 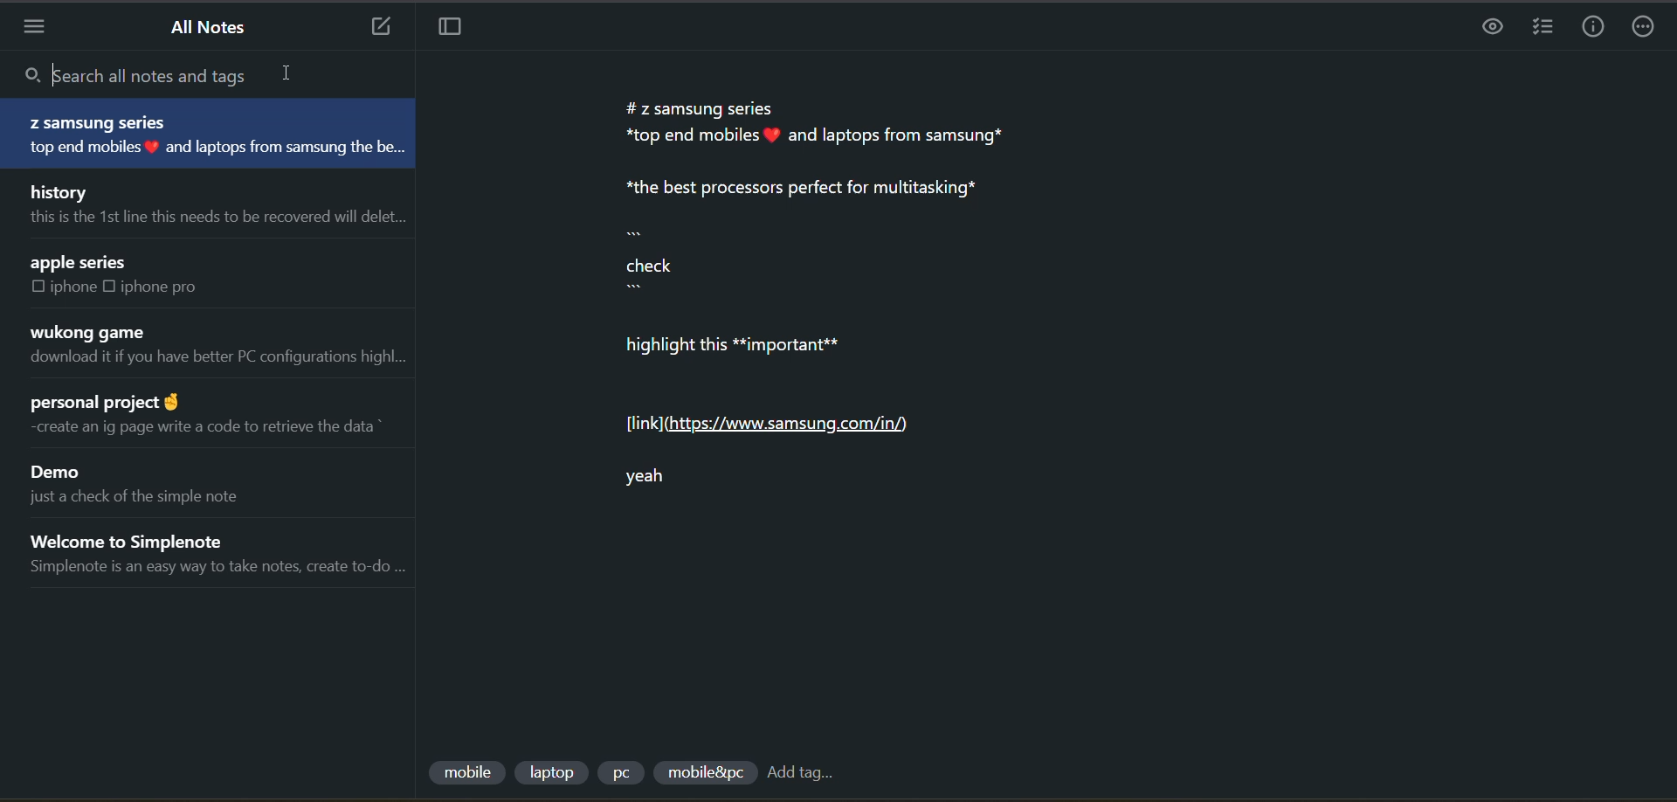 I want to click on  iphone, so click(x=72, y=287).